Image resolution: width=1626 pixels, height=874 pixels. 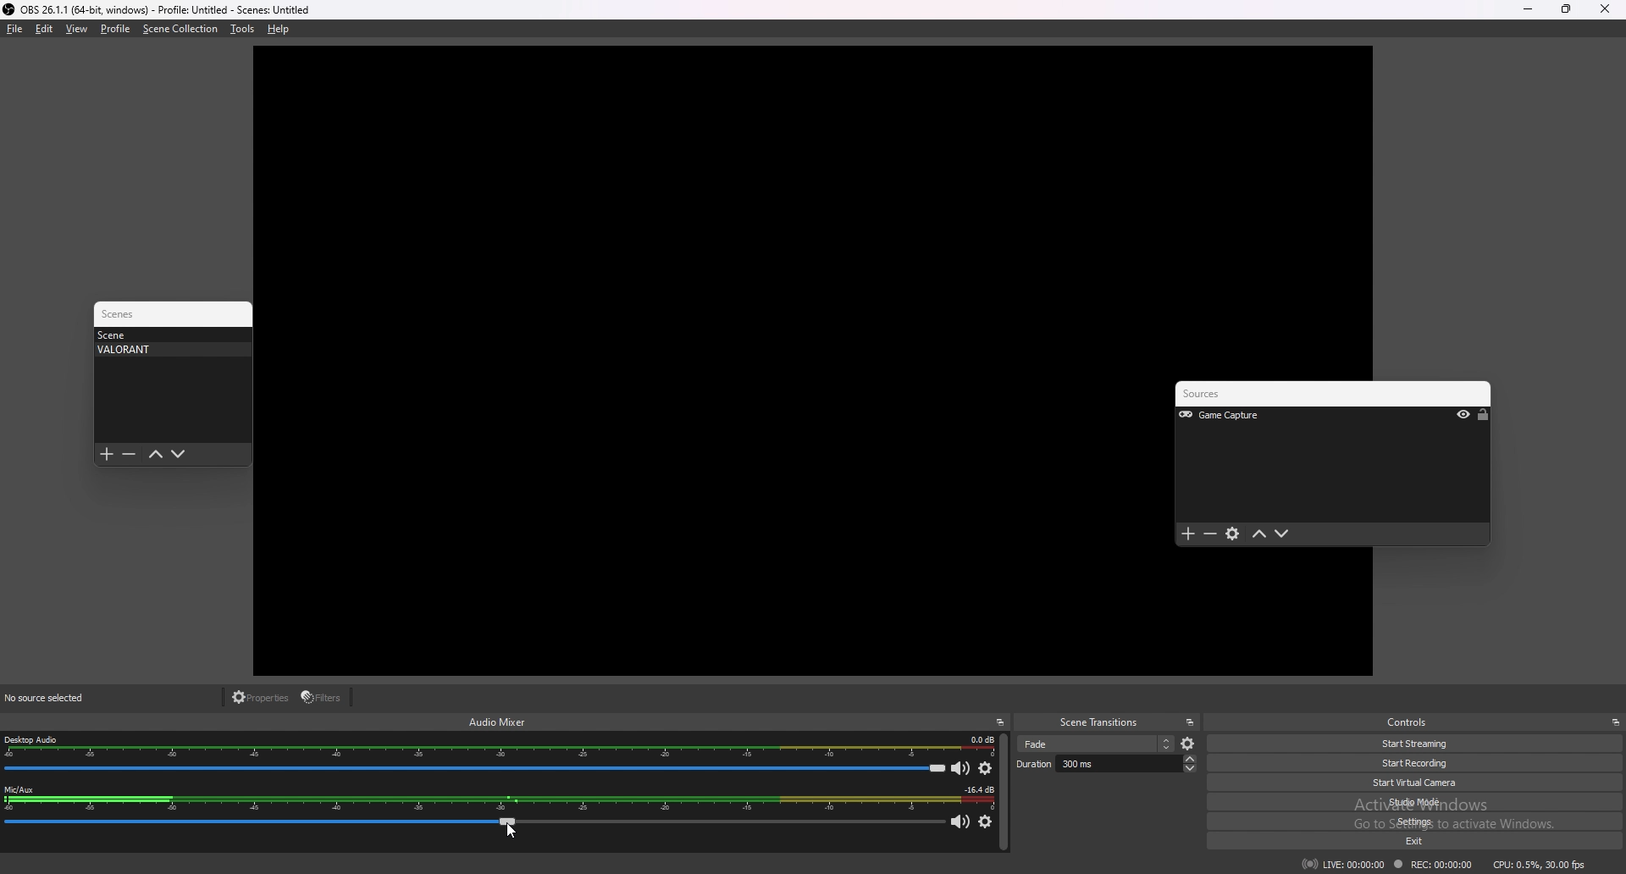 What do you see at coordinates (279, 29) in the screenshot?
I see `help` at bounding box center [279, 29].